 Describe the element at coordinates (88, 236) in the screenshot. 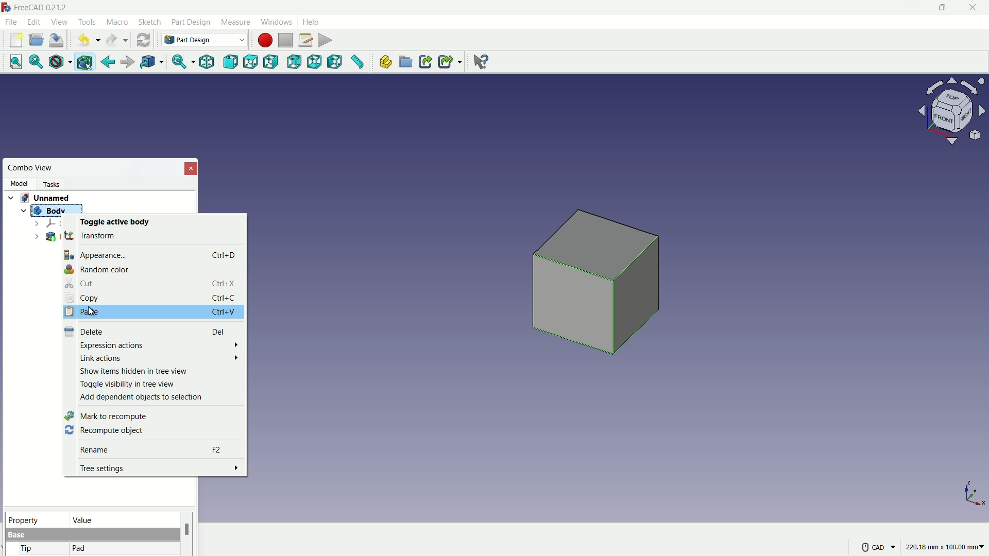

I see `transform` at that location.